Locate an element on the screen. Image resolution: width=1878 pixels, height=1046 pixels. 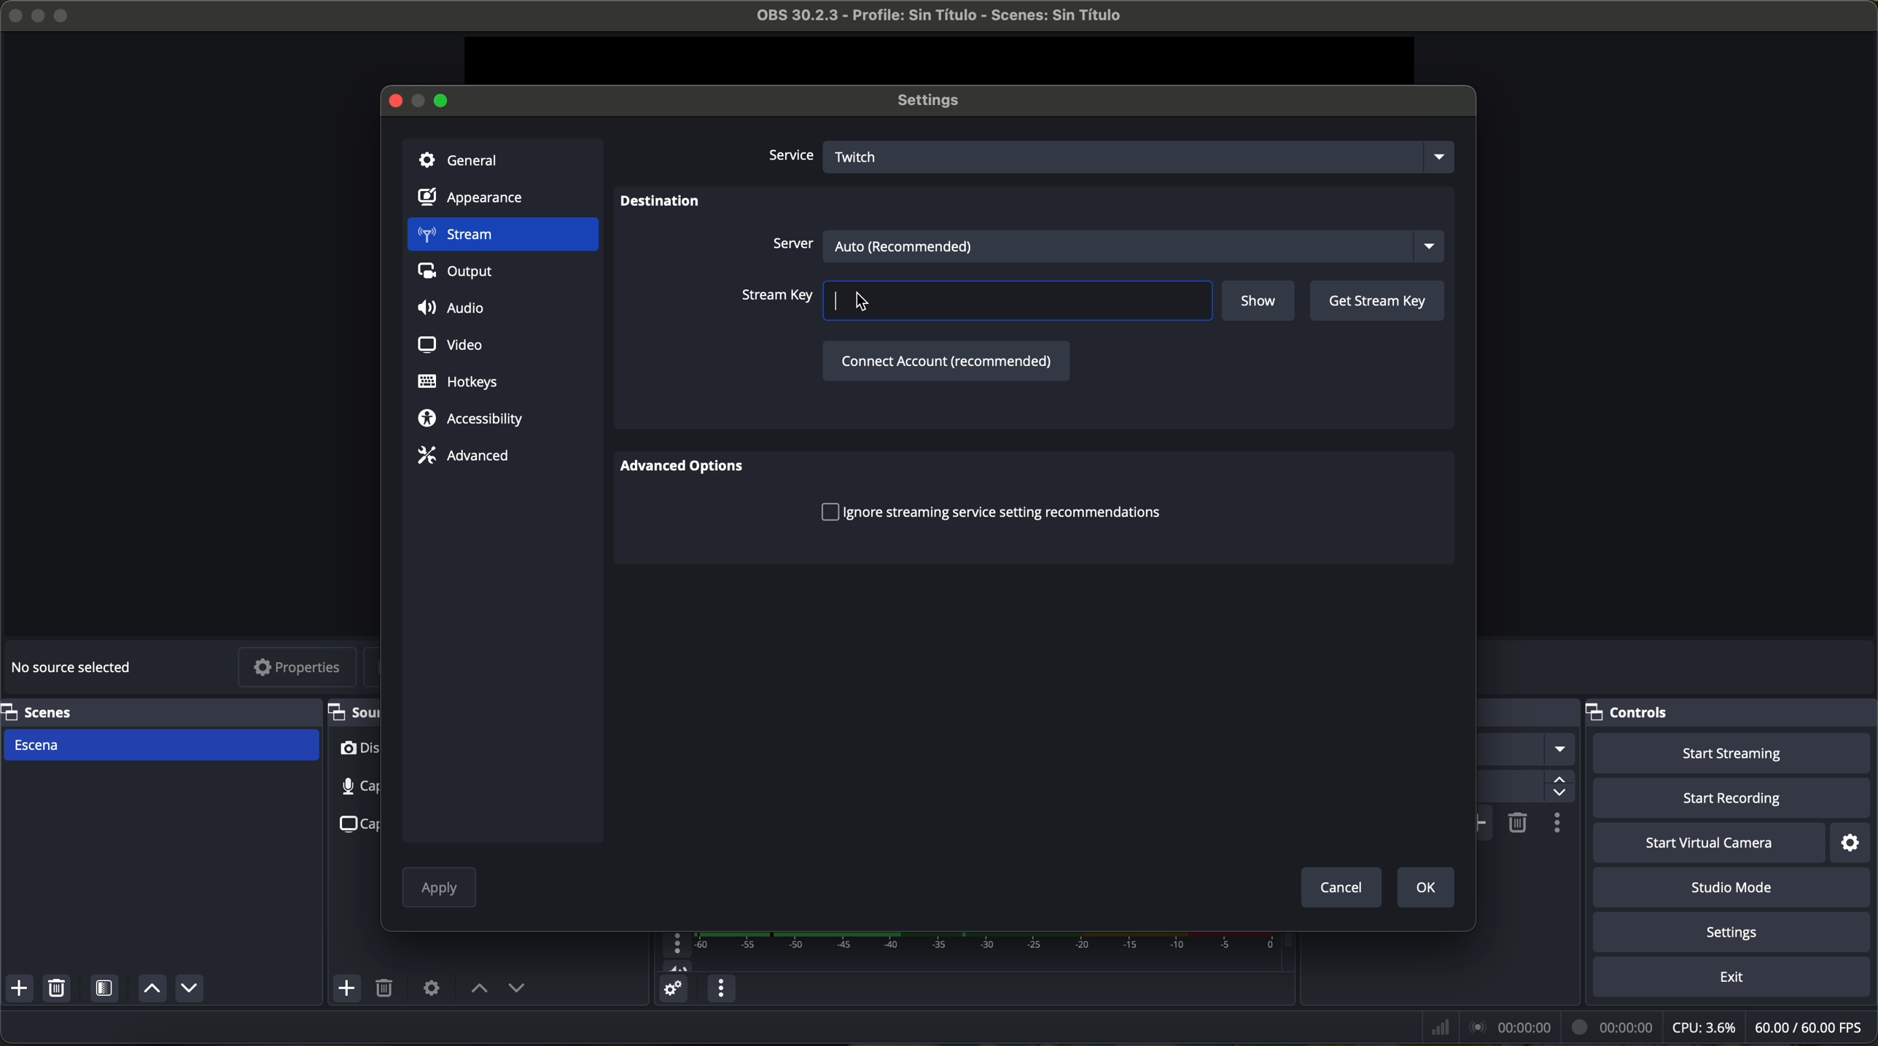
destination is located at coordinates (661, 203).